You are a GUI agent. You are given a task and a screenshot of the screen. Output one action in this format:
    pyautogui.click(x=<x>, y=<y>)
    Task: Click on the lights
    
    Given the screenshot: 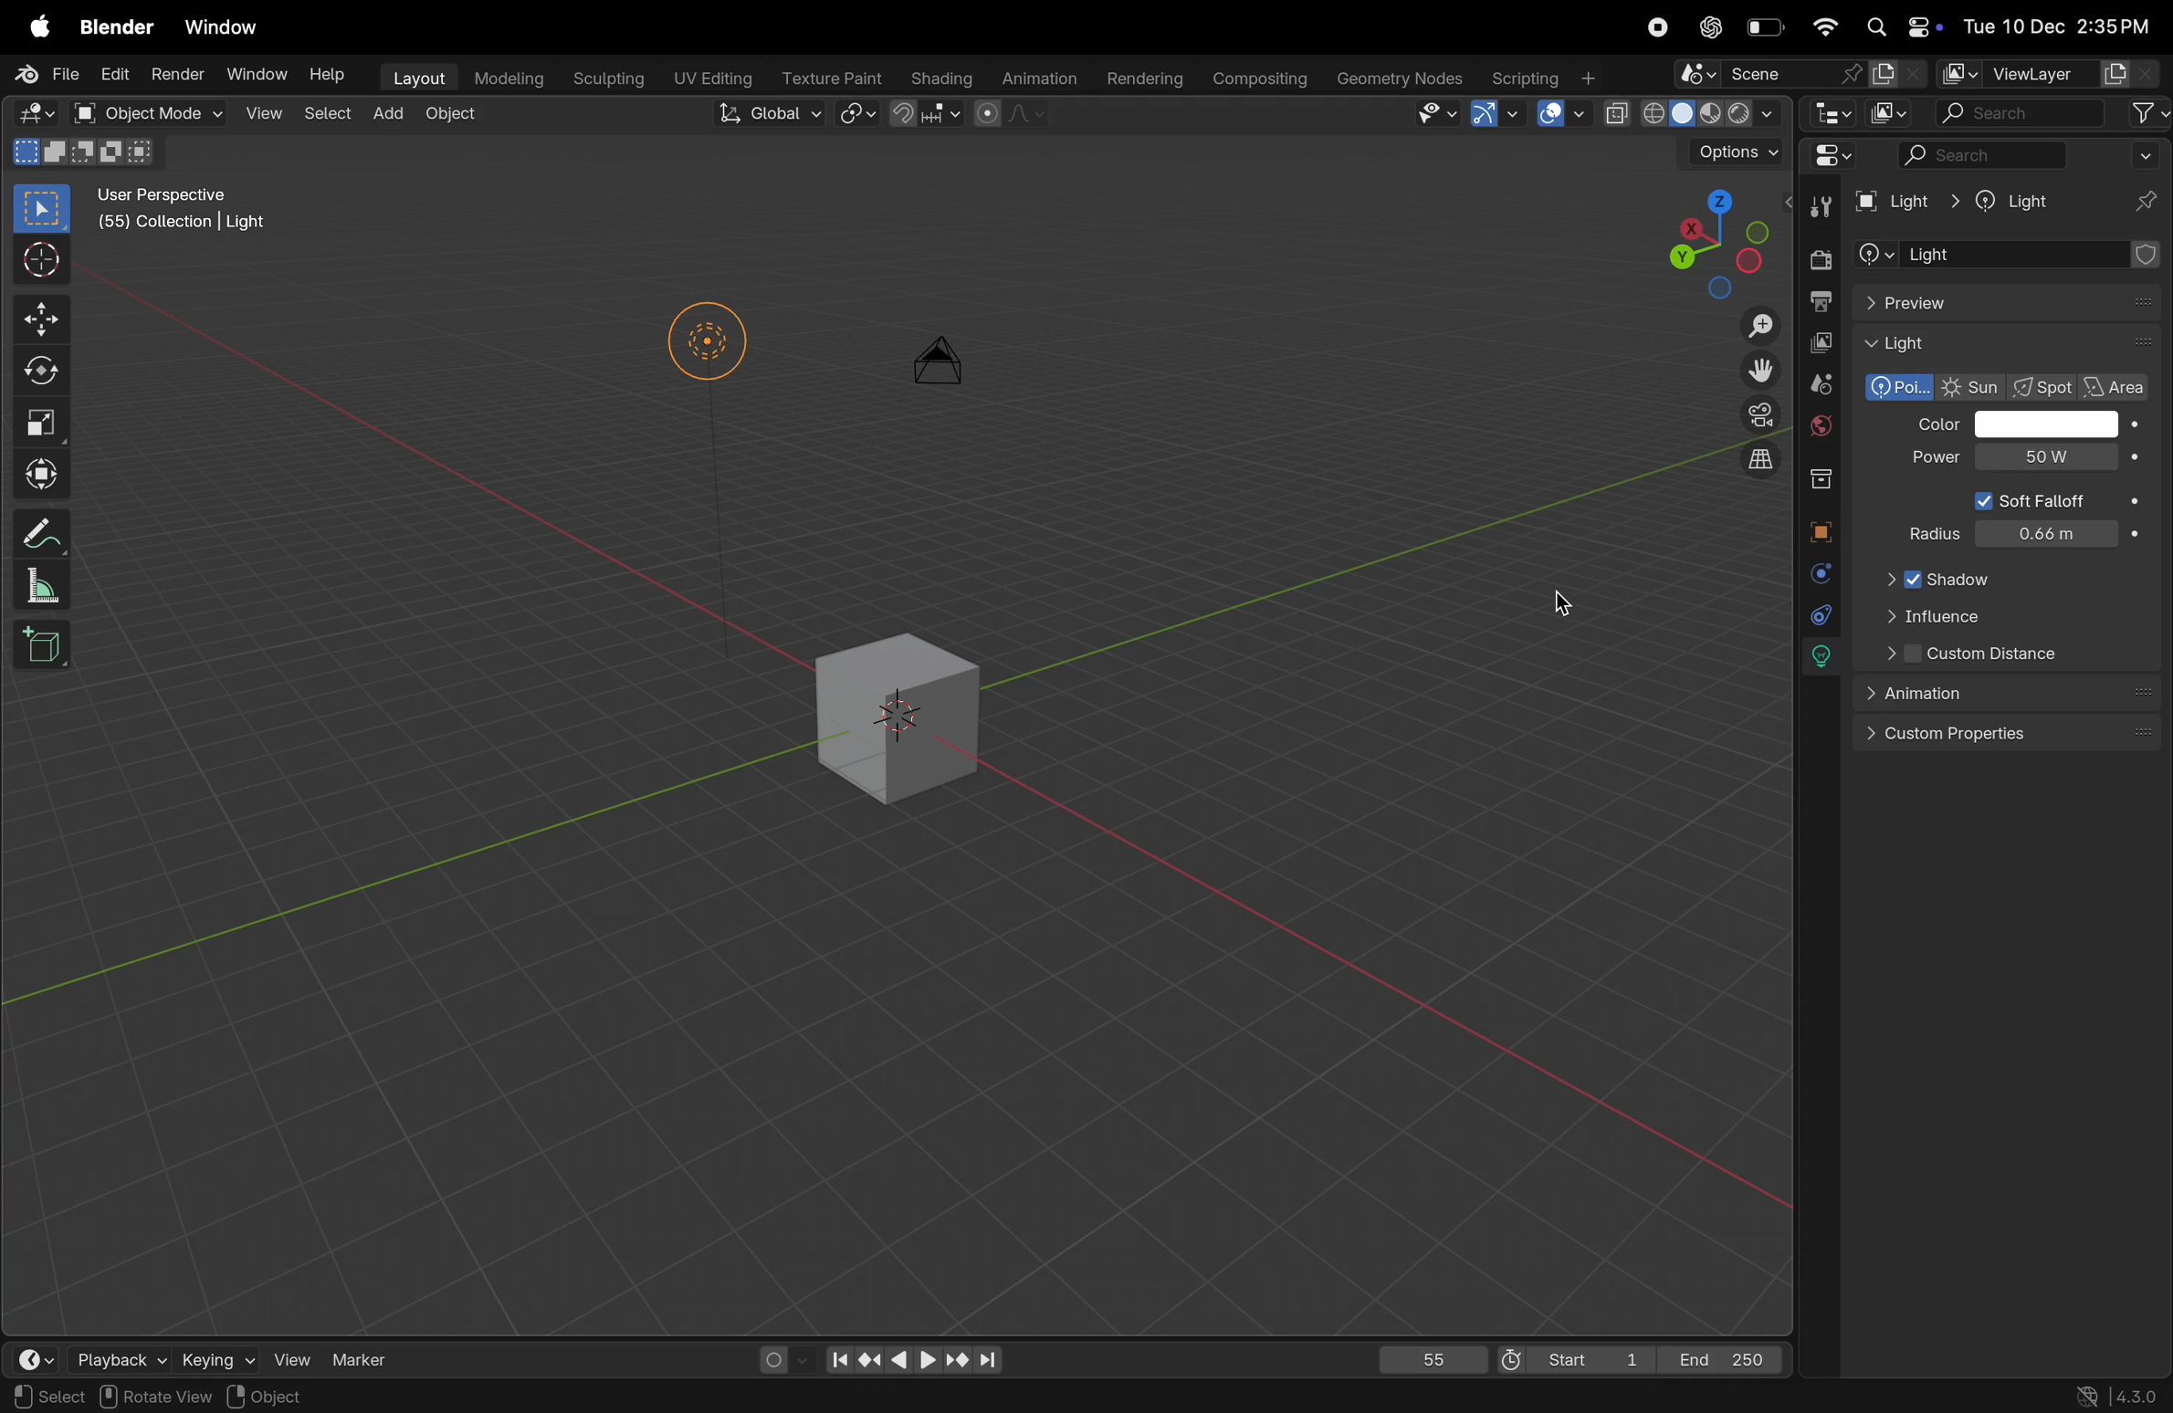 What is the action you would take?
    pyautogui.click(x=1819, y=666)
    